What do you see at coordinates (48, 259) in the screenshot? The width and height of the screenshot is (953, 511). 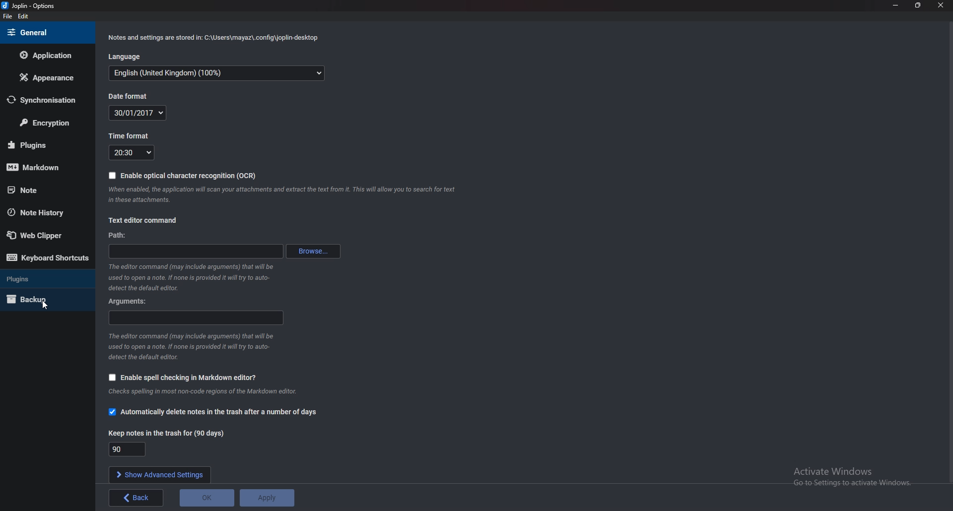 I see `Keyboard shortcuts` at bounding box center [48, 259].